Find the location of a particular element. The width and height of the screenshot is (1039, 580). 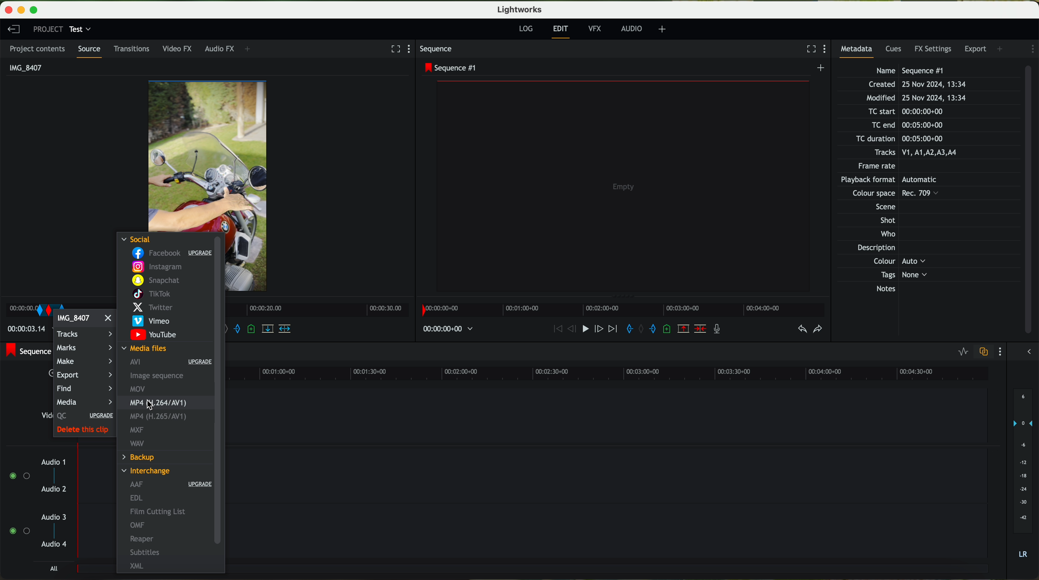

audio FX is located at coordinates (219, 49).